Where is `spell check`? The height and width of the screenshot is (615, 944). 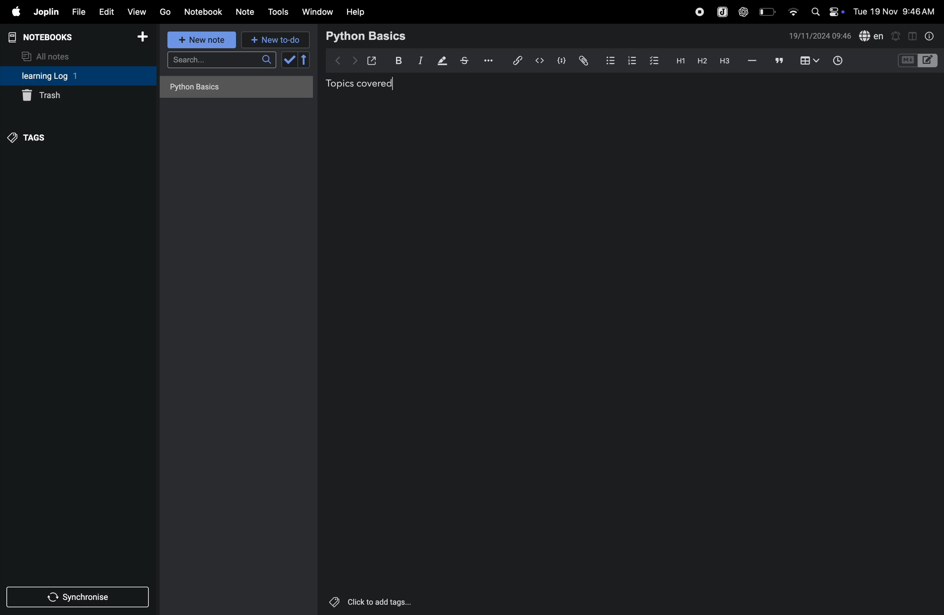
spell check is located at coordinates (872, 36).